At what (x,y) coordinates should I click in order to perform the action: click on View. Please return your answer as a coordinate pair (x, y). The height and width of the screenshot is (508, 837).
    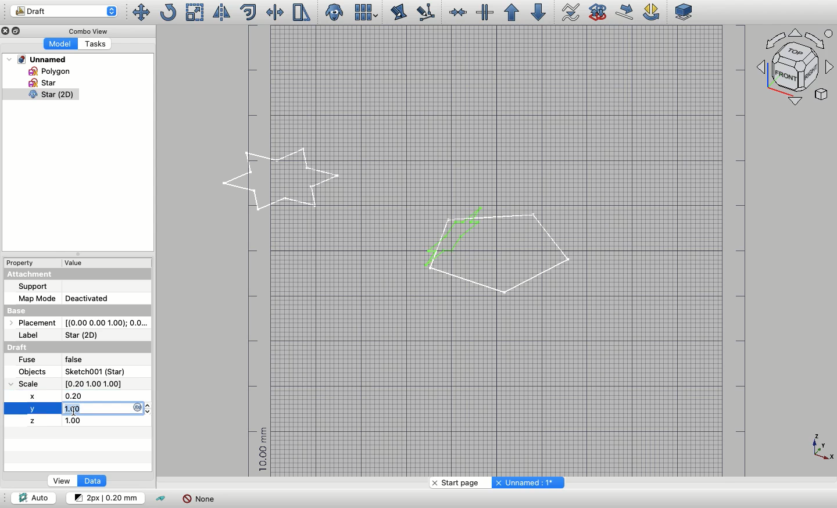
    Looking at the image, I should click on (62, 481).